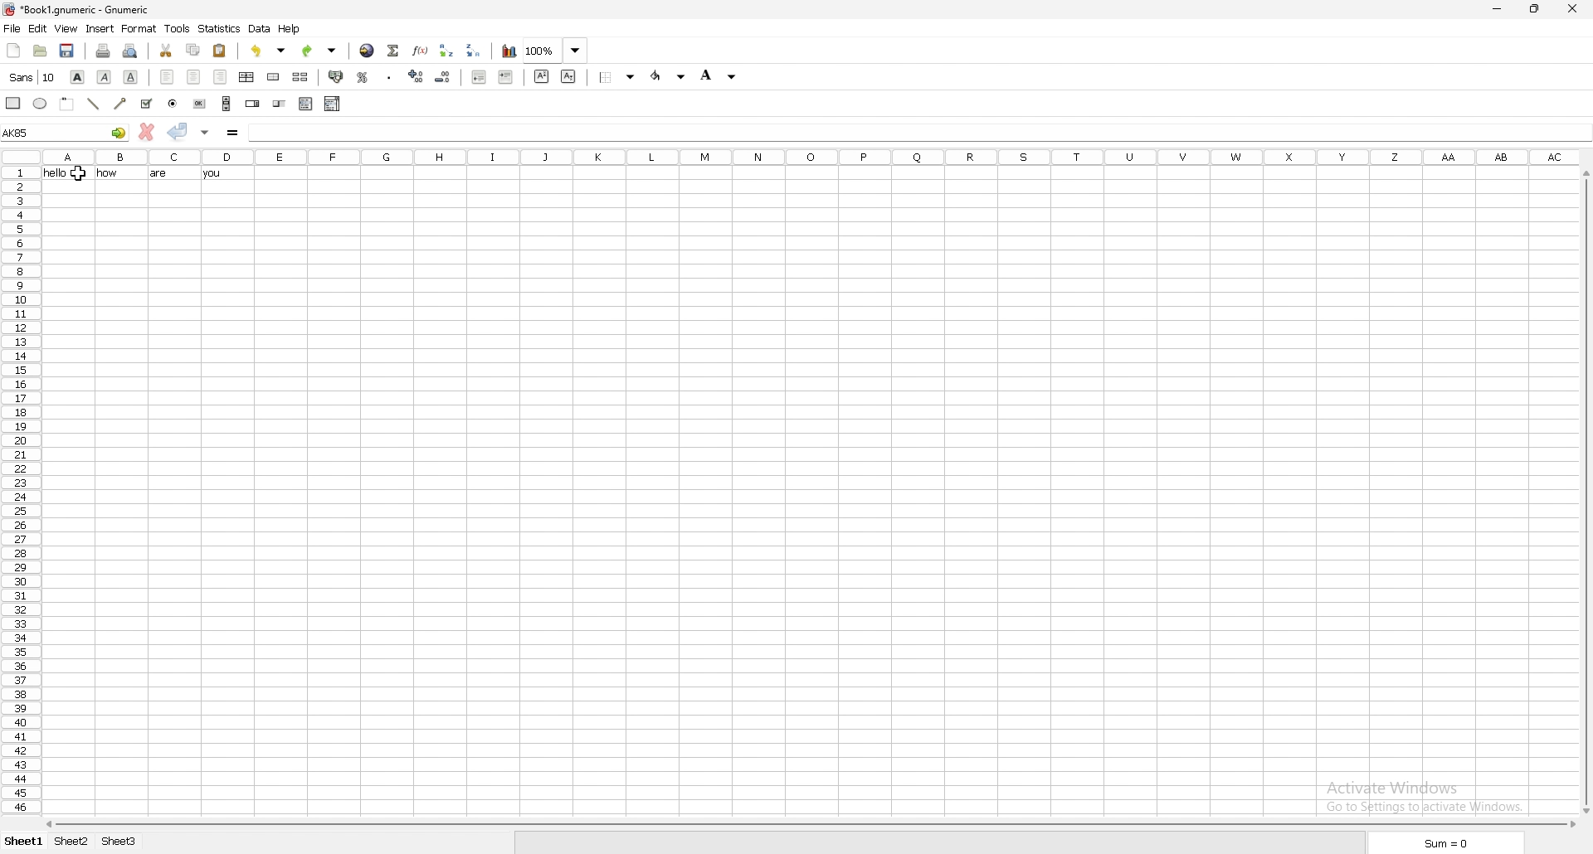 The image size is (1593, 854). What do you see at coordinates (72, 842) in the screenshot?
I see `sheet 2` at bounding box center [72, 842].